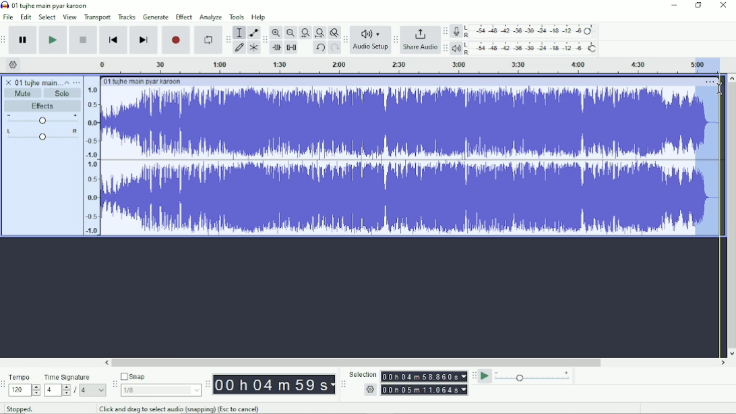 The width and height of the screenshot is (736, 414). Describe the element at coordinates (535, 376) in the screenshot. I see `Playback speed` at that location.